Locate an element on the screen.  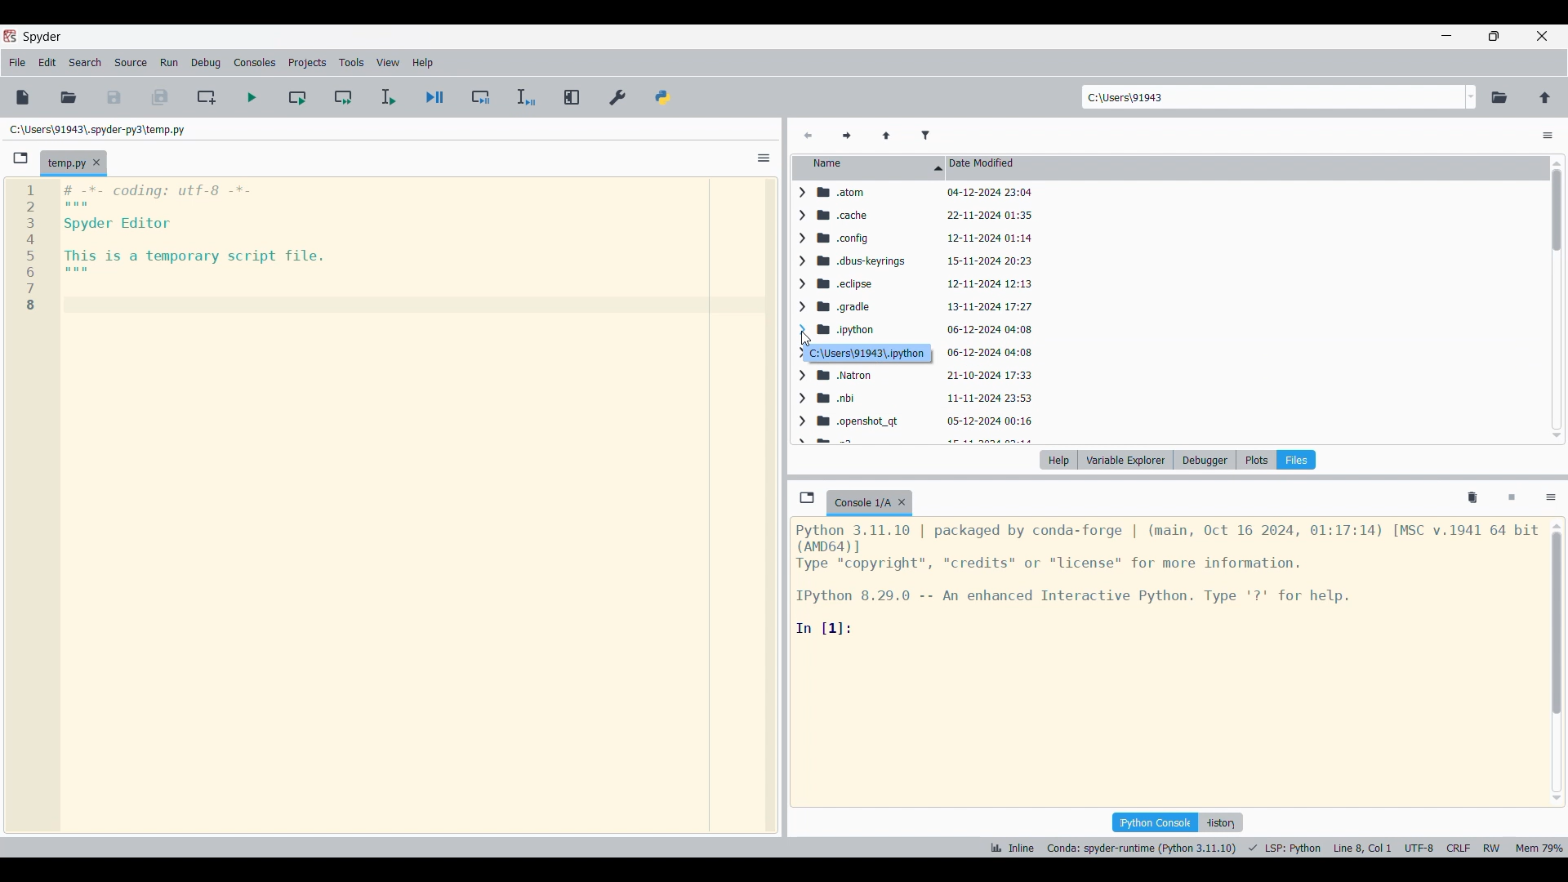
Debug selection/current line is located at coordinates (526, 97).